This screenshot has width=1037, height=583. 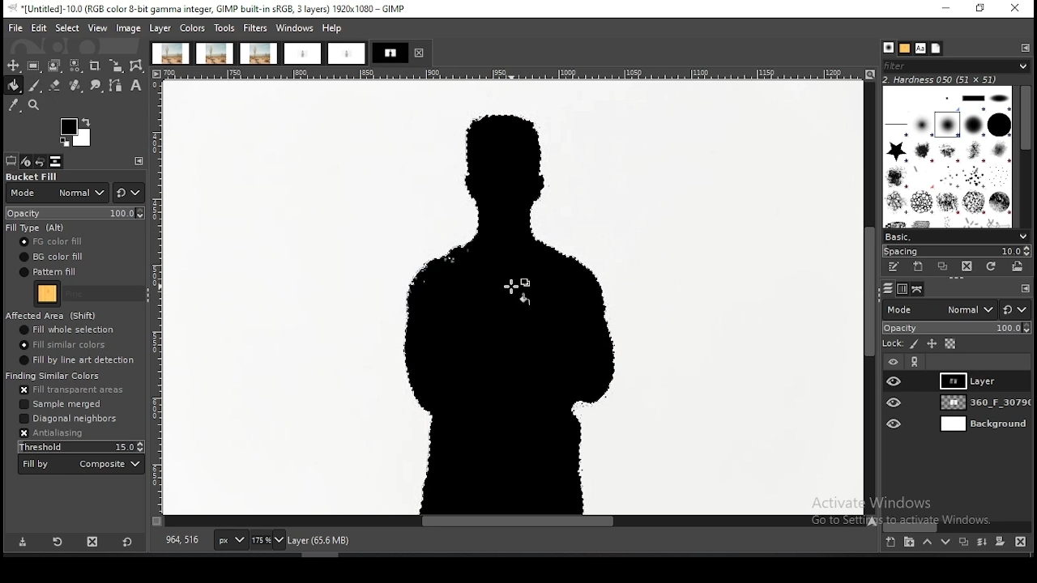 What do you see at coordinates (230, 540) in the screenshot?
I see `units` at bounding box center [230, 540].